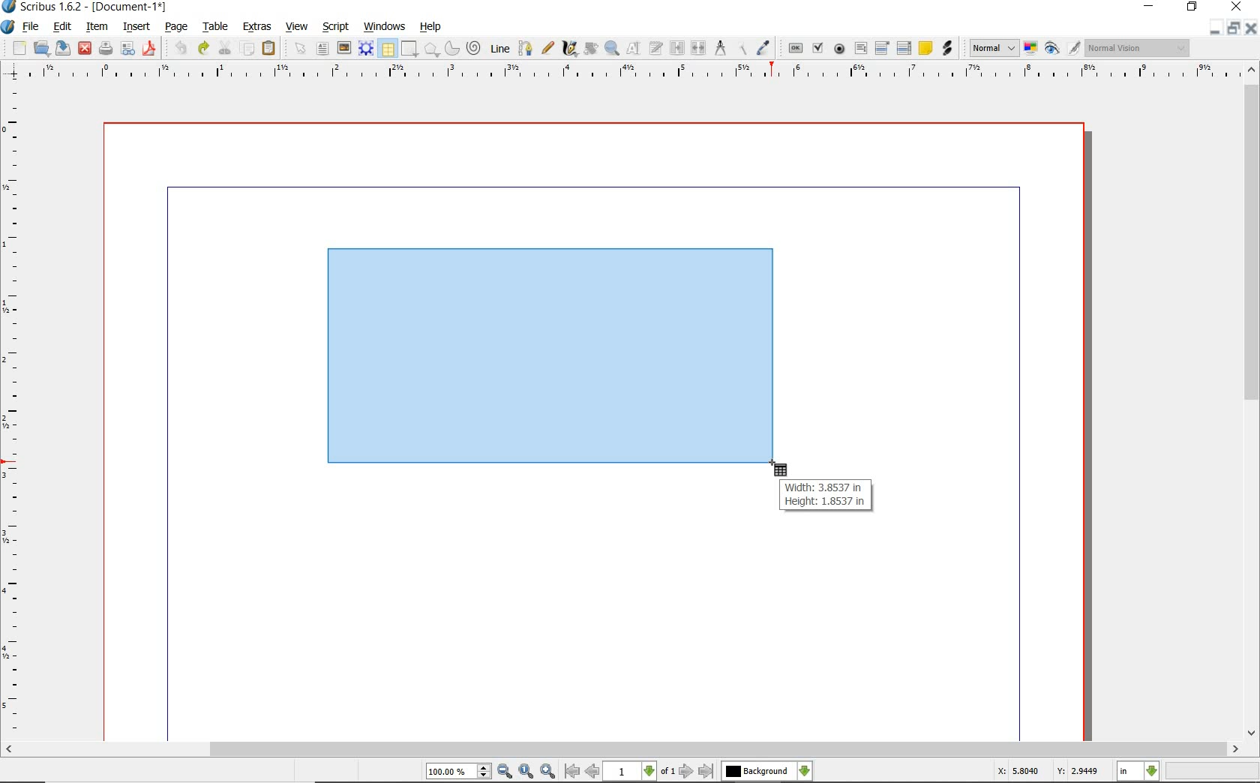 The image size is (1260, 783). Describe the element at coordinates (303, 52) in the screenshot. I see `select` at that location.